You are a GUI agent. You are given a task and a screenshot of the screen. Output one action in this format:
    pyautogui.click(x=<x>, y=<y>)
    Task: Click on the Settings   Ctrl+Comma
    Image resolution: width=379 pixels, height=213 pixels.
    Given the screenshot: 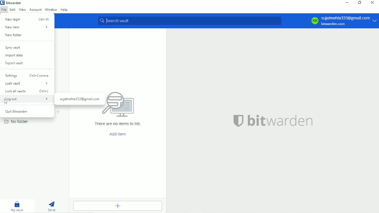 What is the action you would take?
    pyautogui.click(x=27, y=75)
    